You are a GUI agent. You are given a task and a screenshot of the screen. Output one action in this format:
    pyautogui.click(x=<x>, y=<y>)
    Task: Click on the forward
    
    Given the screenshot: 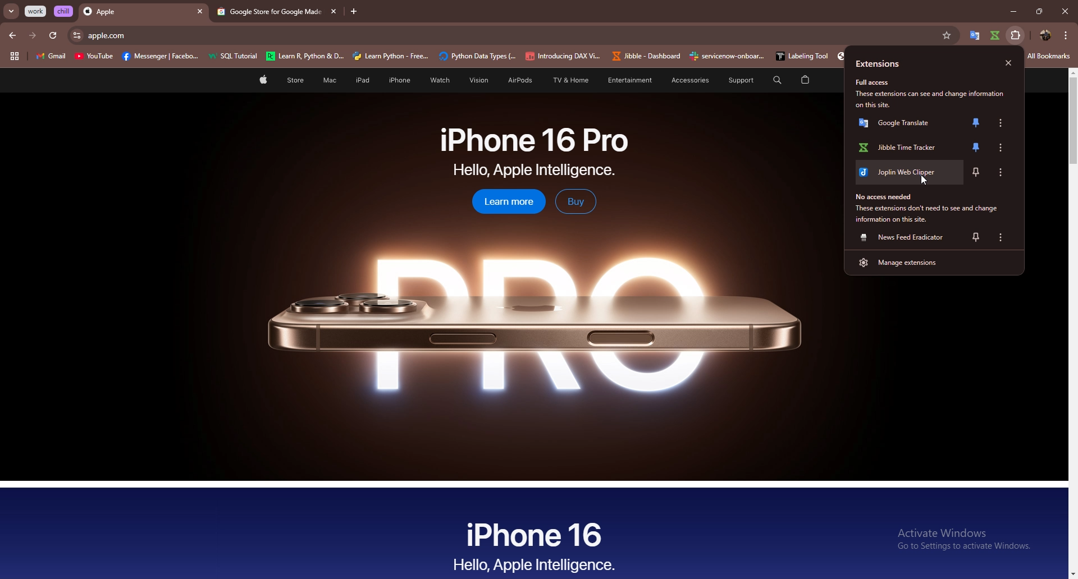 What is the action you would take?
    pyautogui.click(x=33, y=35)
    